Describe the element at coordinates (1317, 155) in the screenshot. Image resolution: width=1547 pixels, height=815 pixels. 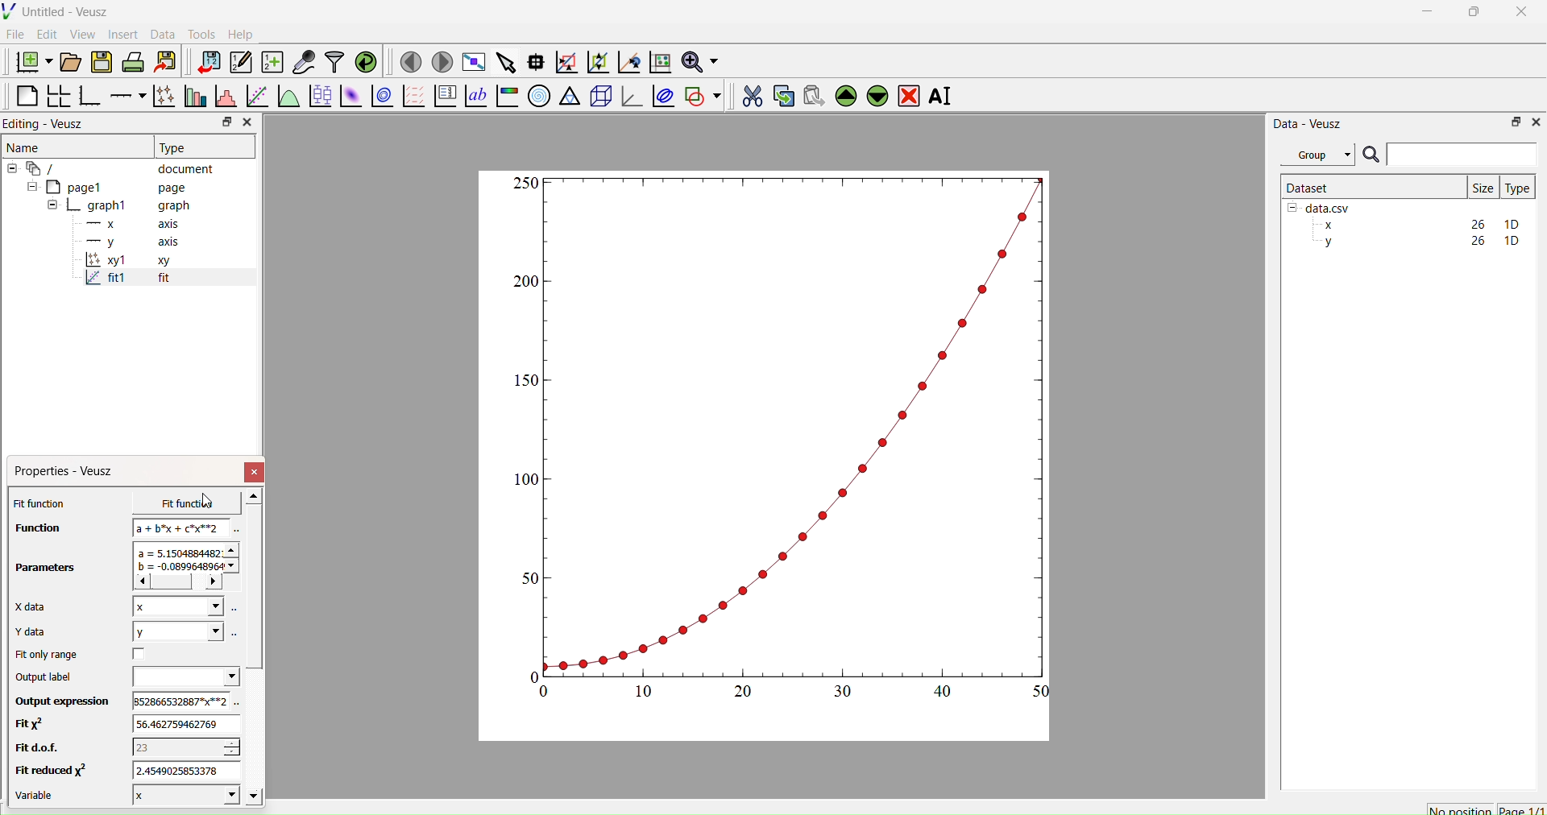
I see `Group ` at that location.